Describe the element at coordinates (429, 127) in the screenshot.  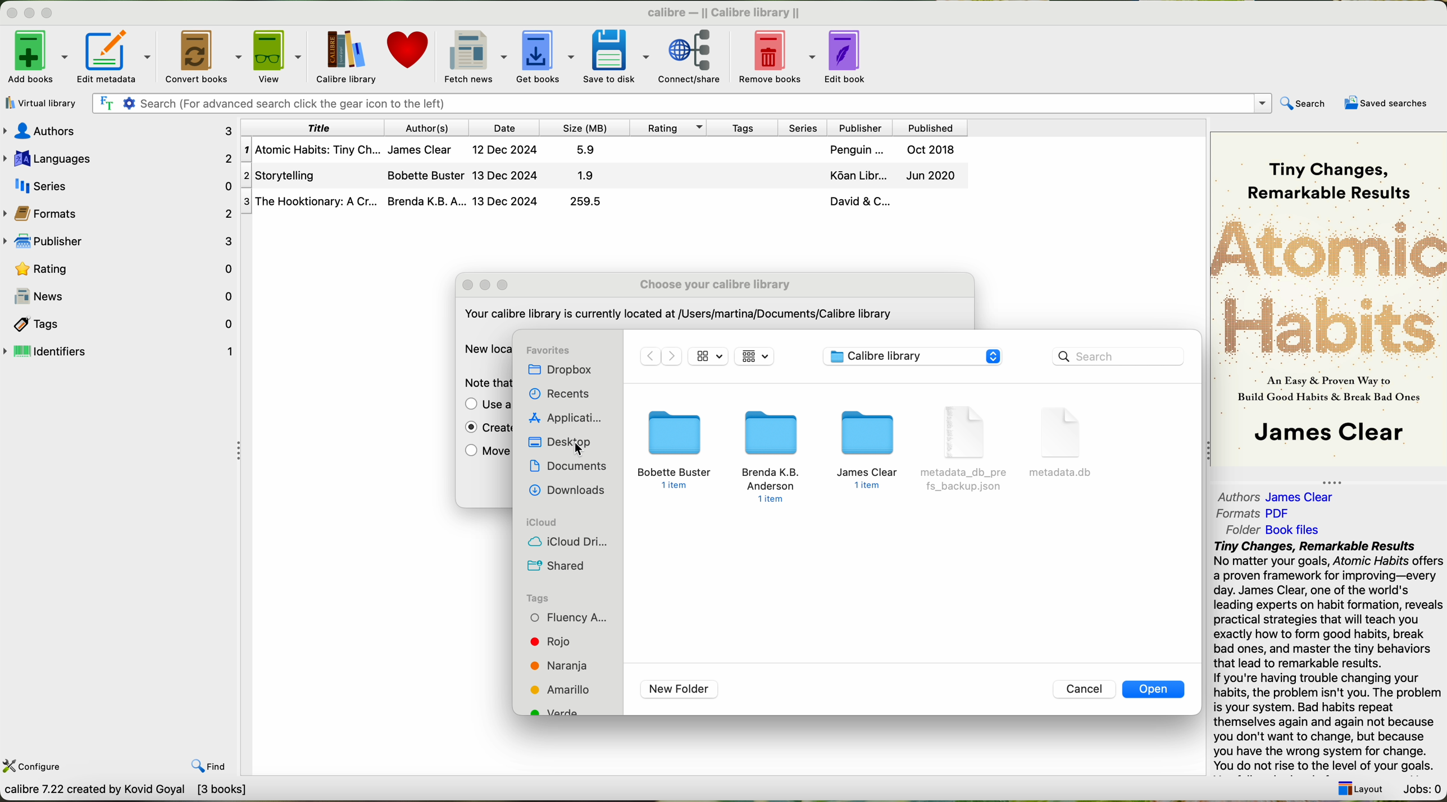
I see `author` at that location.